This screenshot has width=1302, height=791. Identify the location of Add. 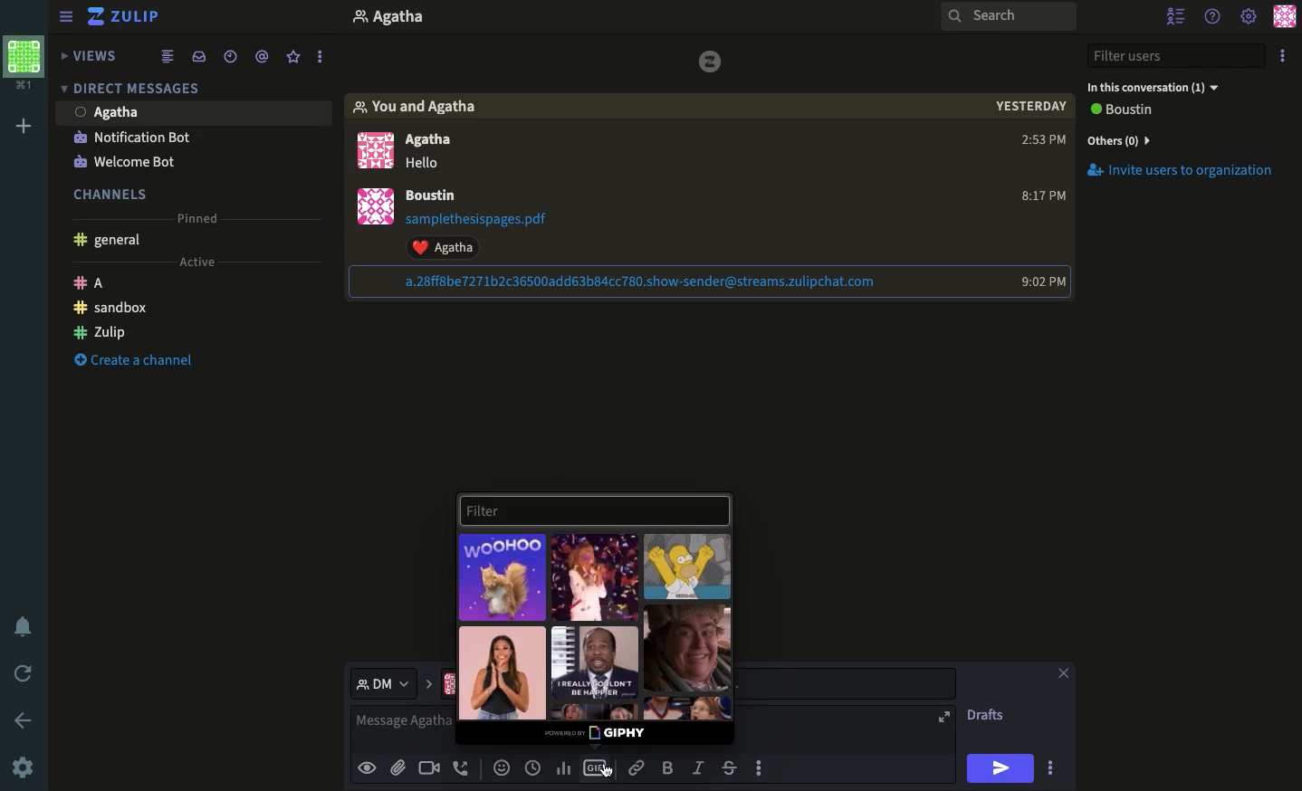
(24, 128).